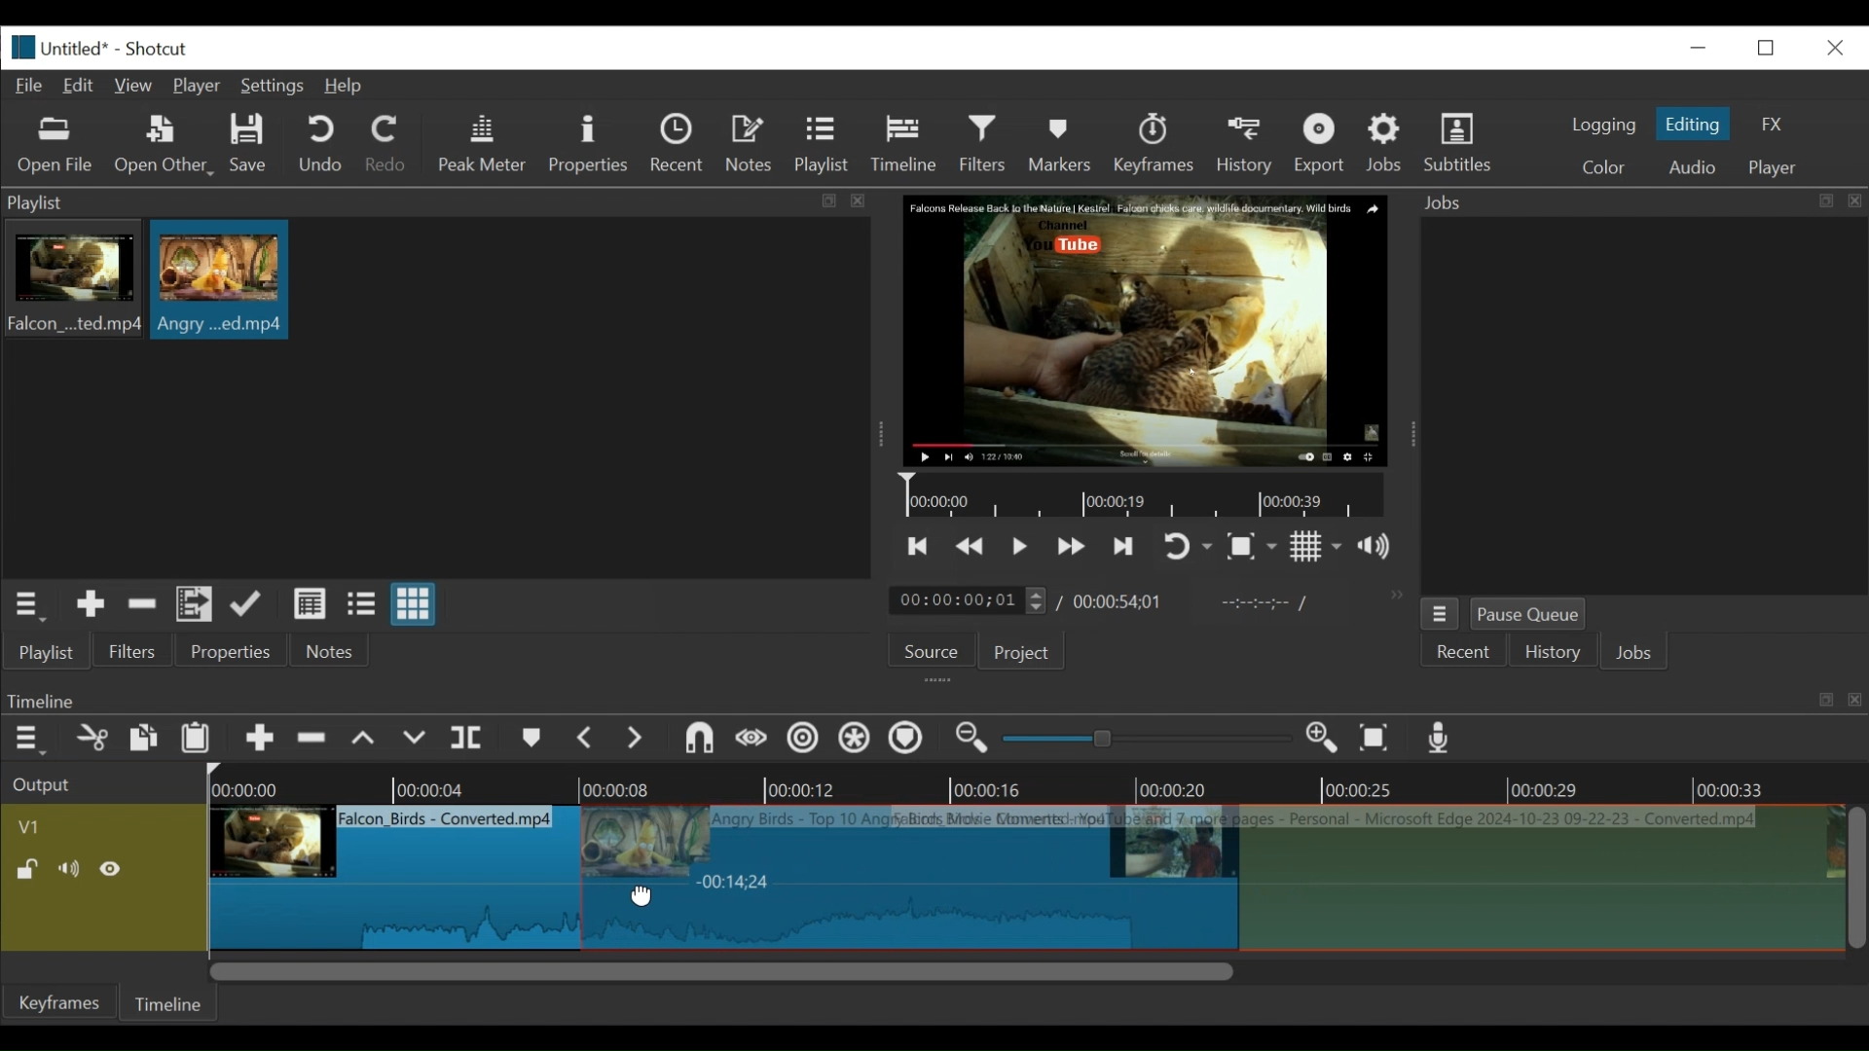  What do you see at coordinates (31, 603) in the screenshot?
I see `playlist menu` at bounding box center [31, 603].